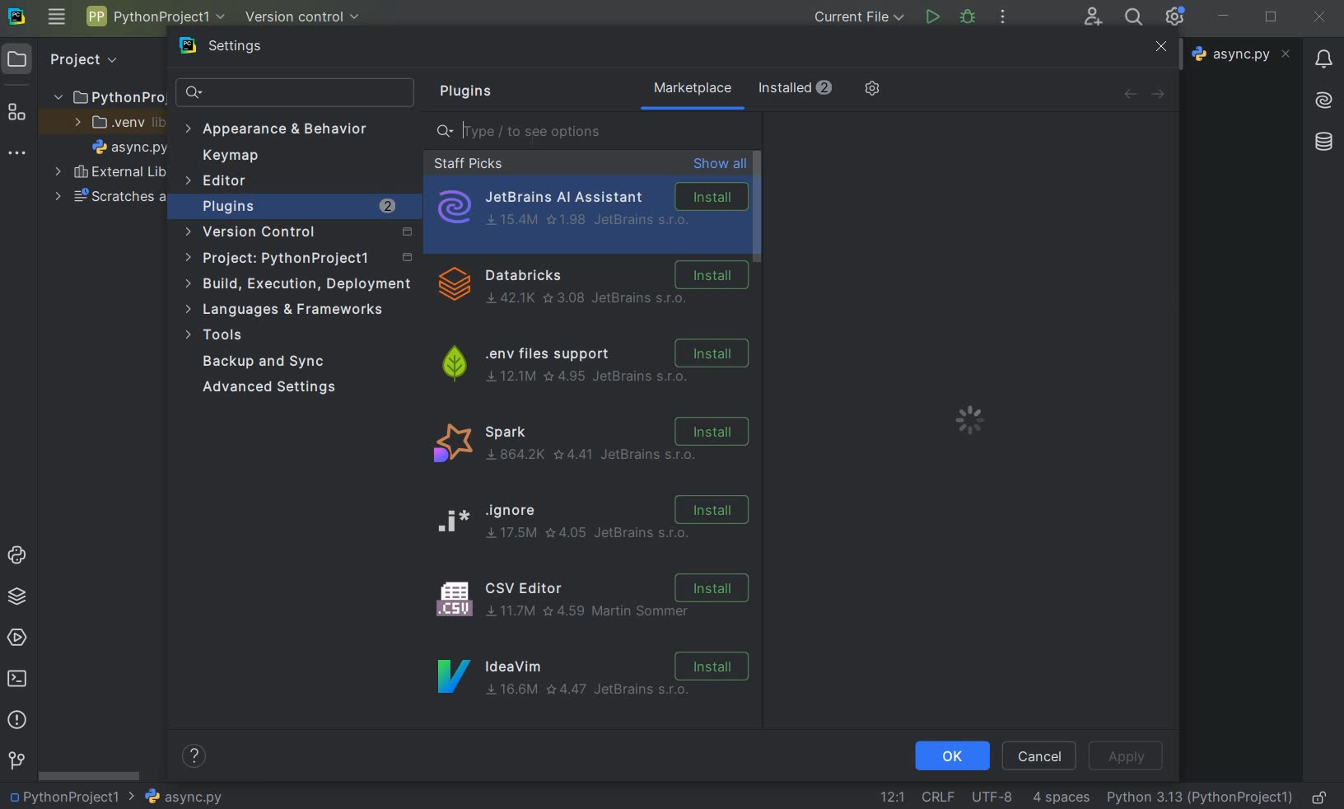  Describe the element at coordinates (130, 147) in the screenshot. I see `file name` at that location.